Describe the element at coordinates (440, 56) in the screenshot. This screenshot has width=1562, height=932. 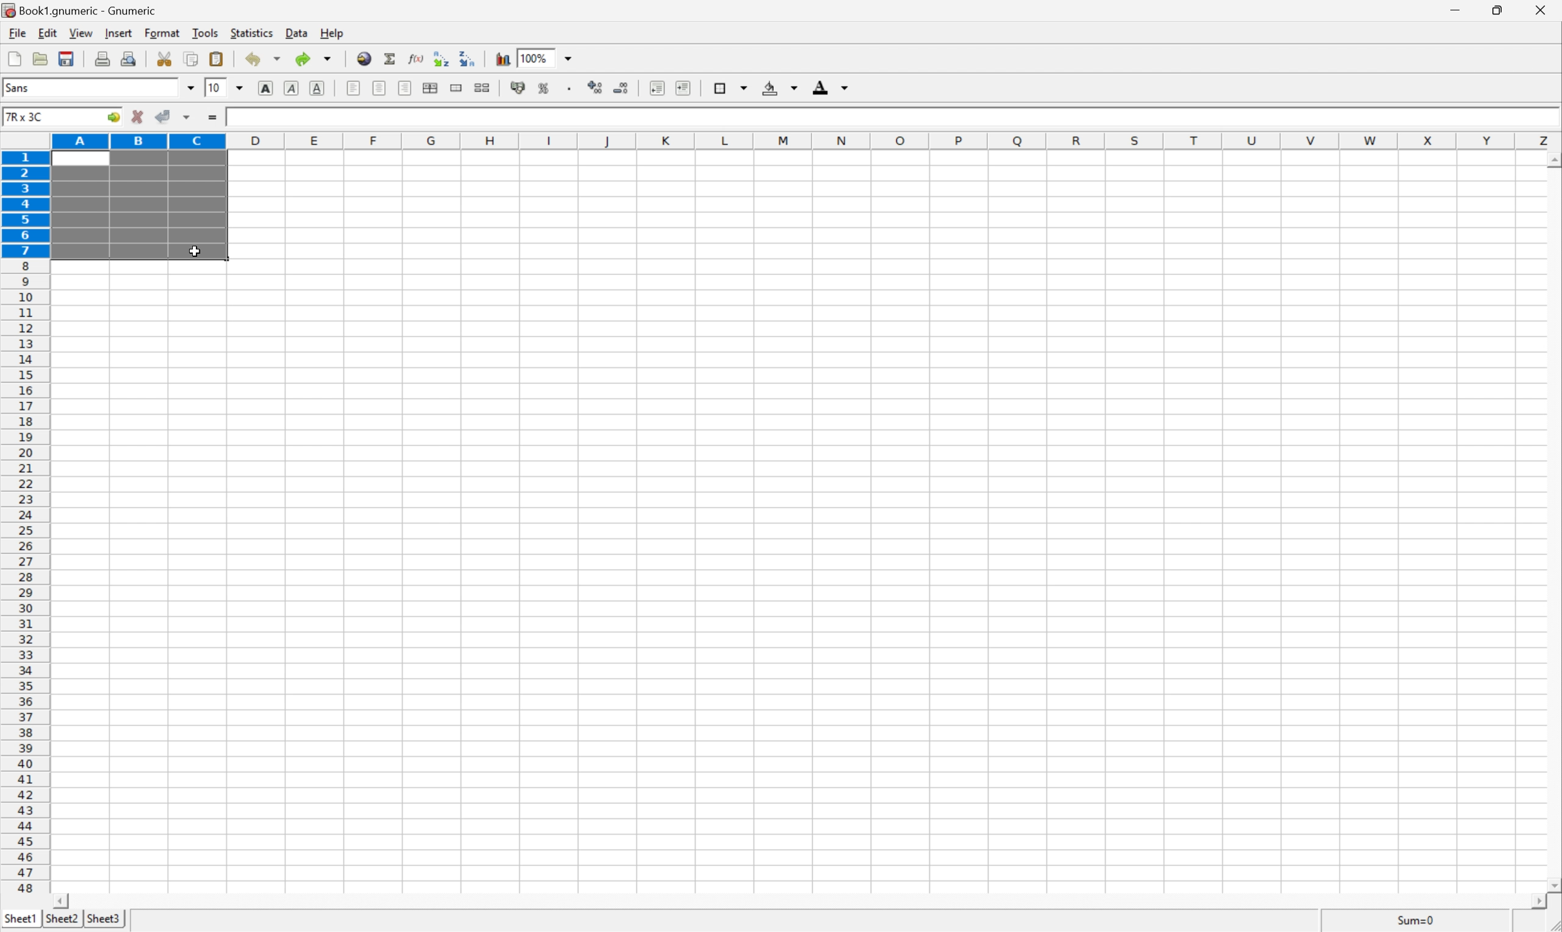
I see `Sort the selected region in ascending order based on the first column selected` at that location.